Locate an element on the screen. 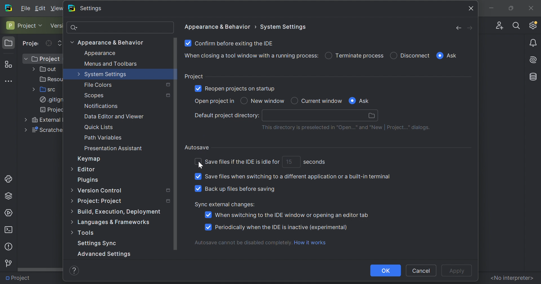 The image size is (541, 284). Projec.. is located at coordinates (48, 110).